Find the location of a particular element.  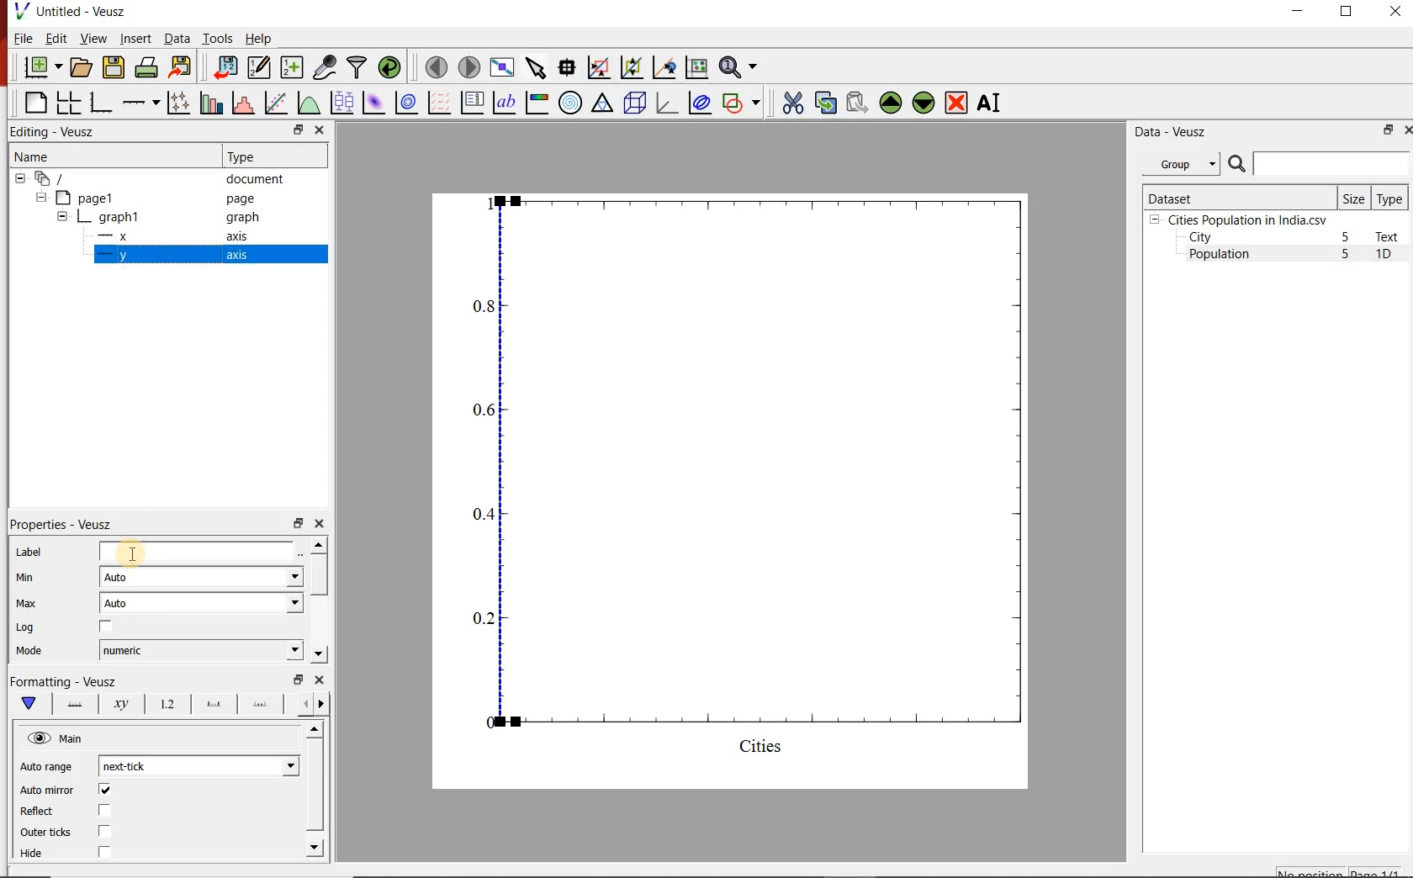

polar graph is located at coordinates (570, 102).